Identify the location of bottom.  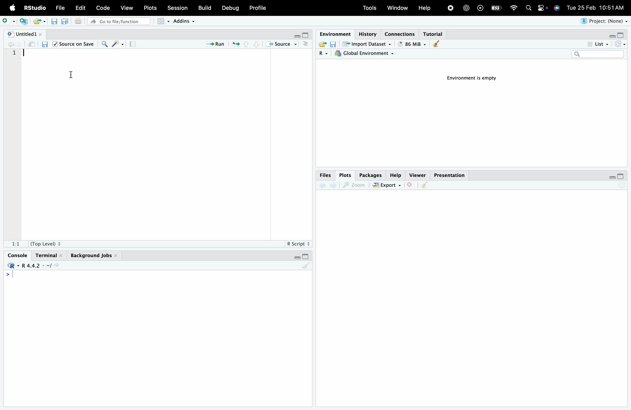
(255, 44).